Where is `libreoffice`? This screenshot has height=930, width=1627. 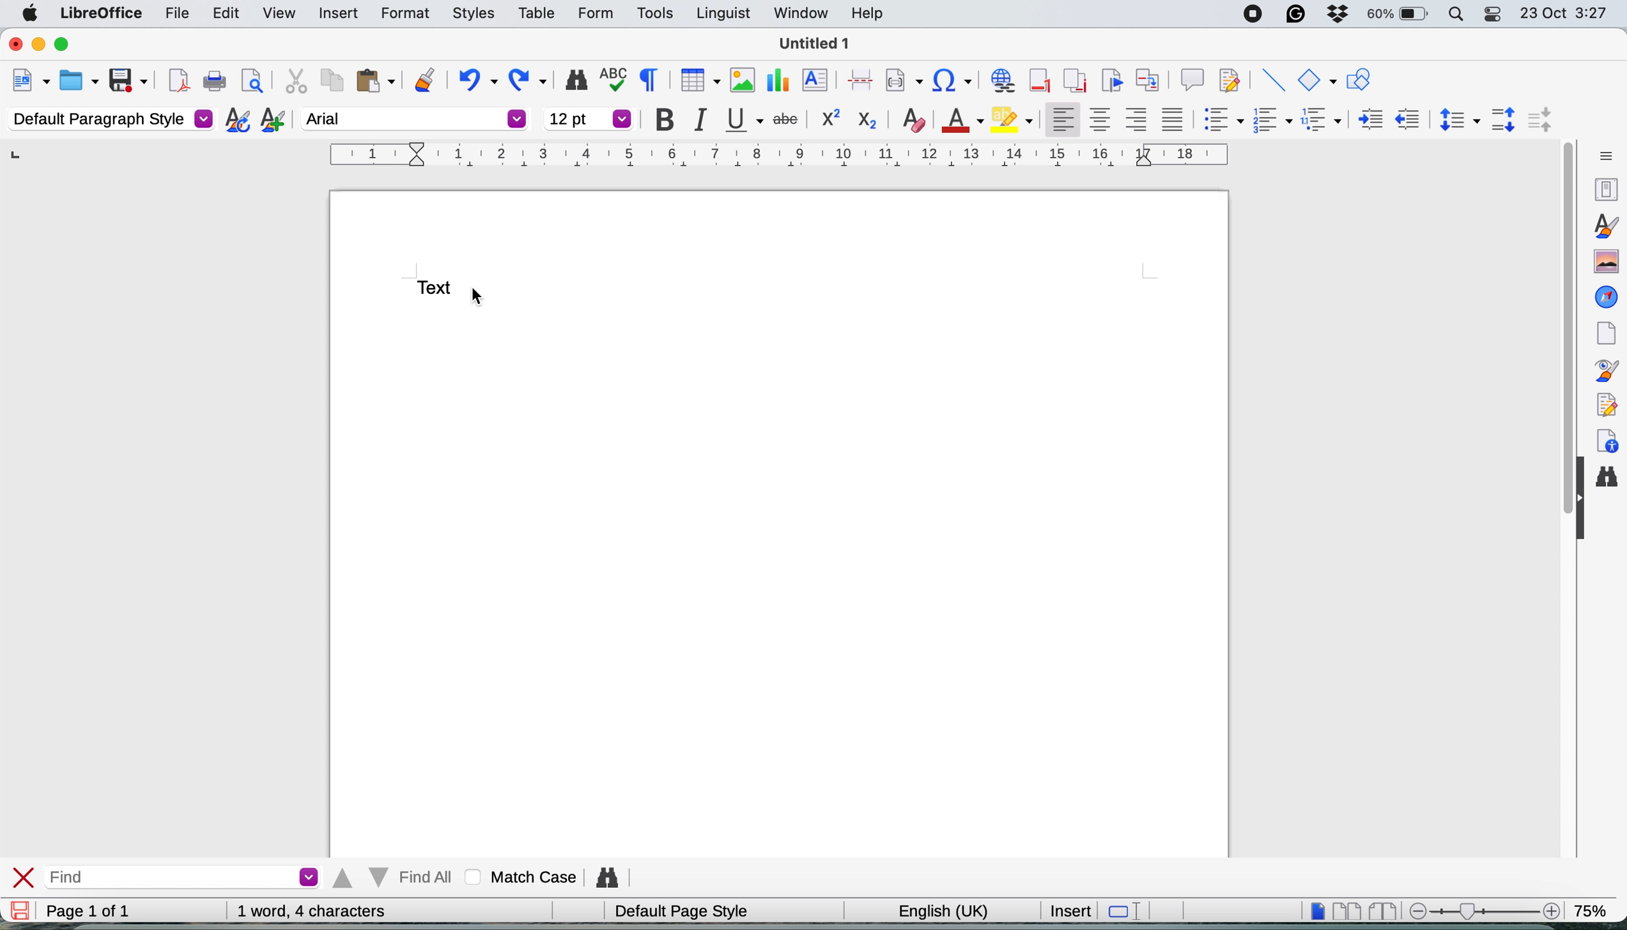
libreoffice is located at coordinates (98, 15).